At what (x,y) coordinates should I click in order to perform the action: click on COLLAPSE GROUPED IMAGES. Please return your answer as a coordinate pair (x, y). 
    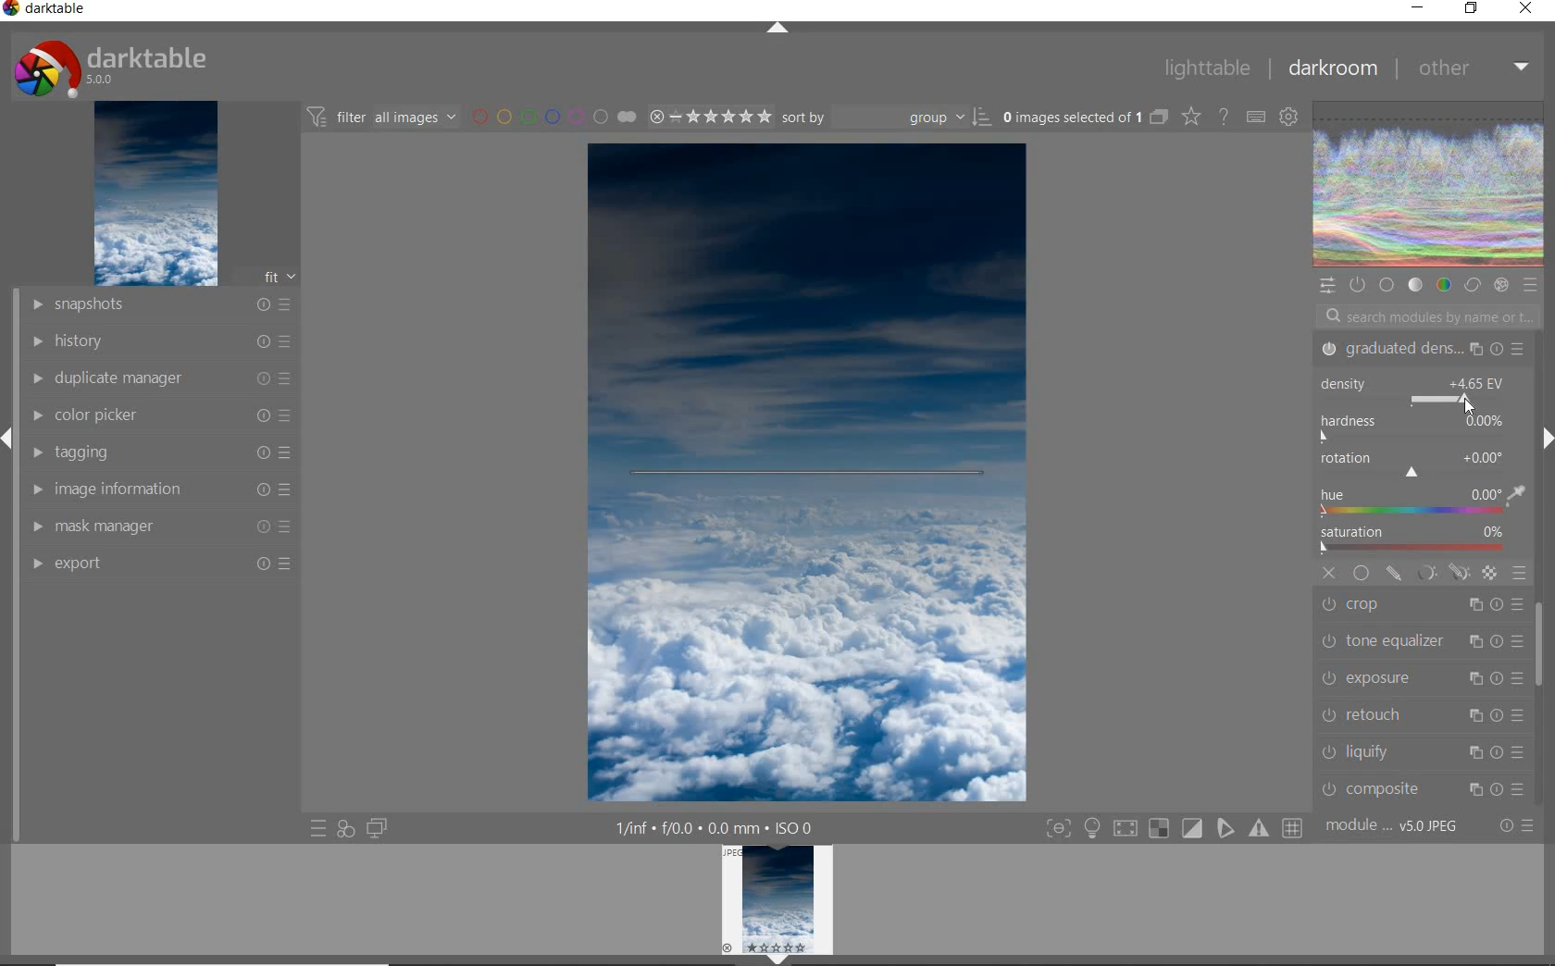
    Looking at the image, I should click on (1160, 116).